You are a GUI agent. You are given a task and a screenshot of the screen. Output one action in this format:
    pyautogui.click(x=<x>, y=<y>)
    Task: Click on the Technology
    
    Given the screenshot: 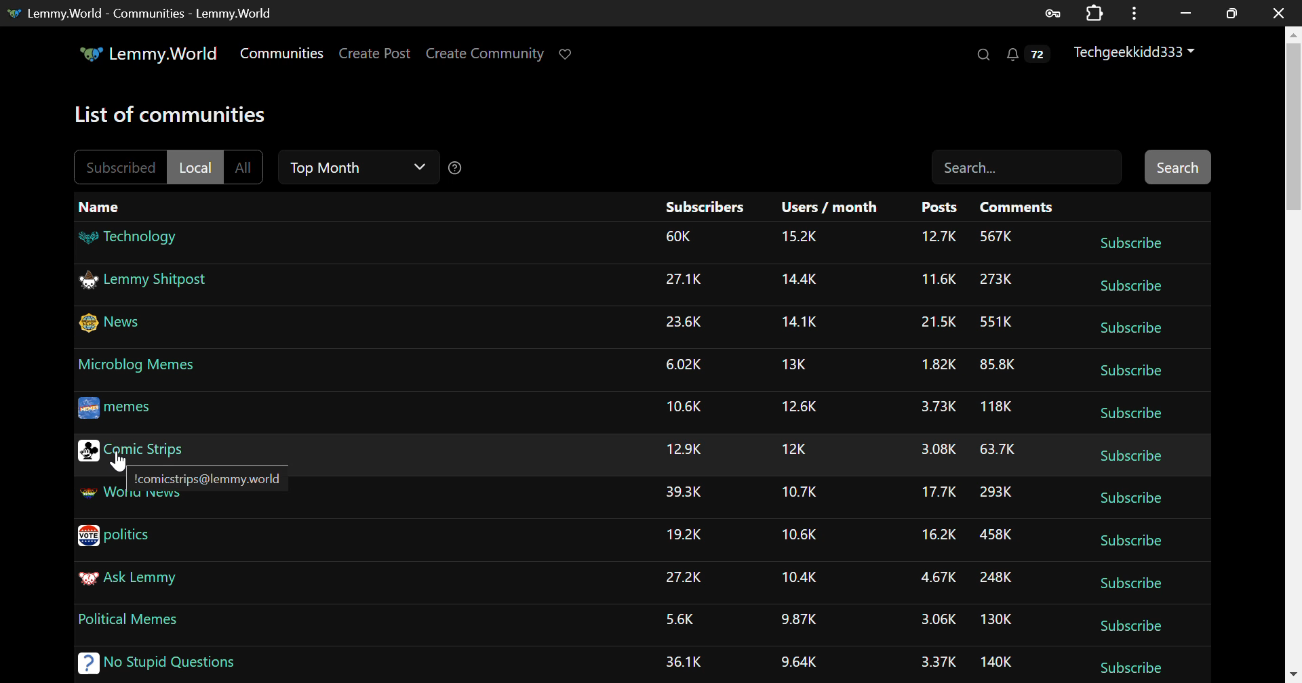 What is the action you would take?
    pyautogui.click(x=130, y=240)
    